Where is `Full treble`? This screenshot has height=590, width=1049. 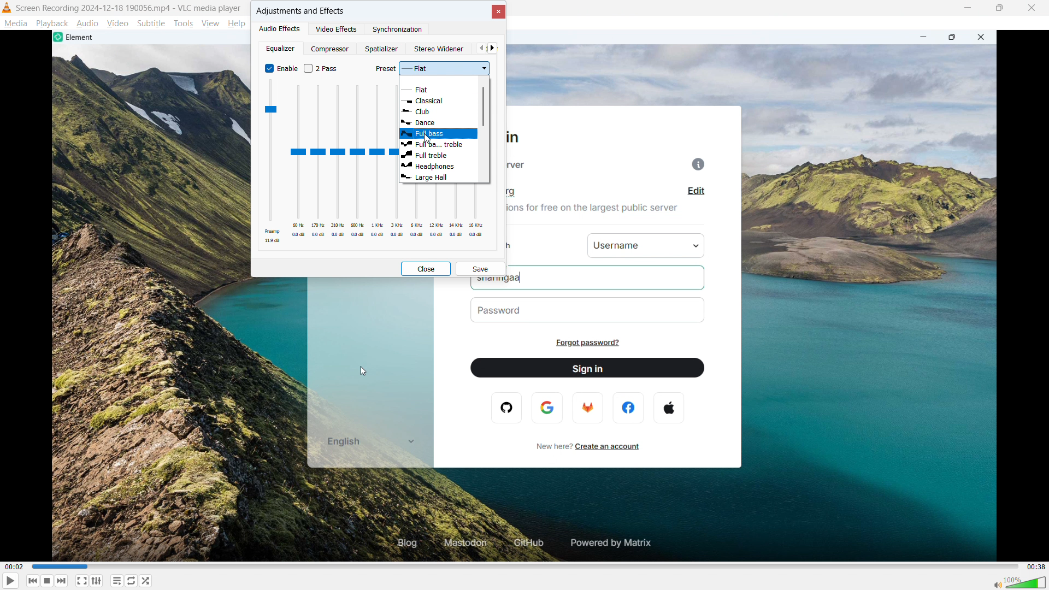 Full treble is located at coordinates (439, 155).